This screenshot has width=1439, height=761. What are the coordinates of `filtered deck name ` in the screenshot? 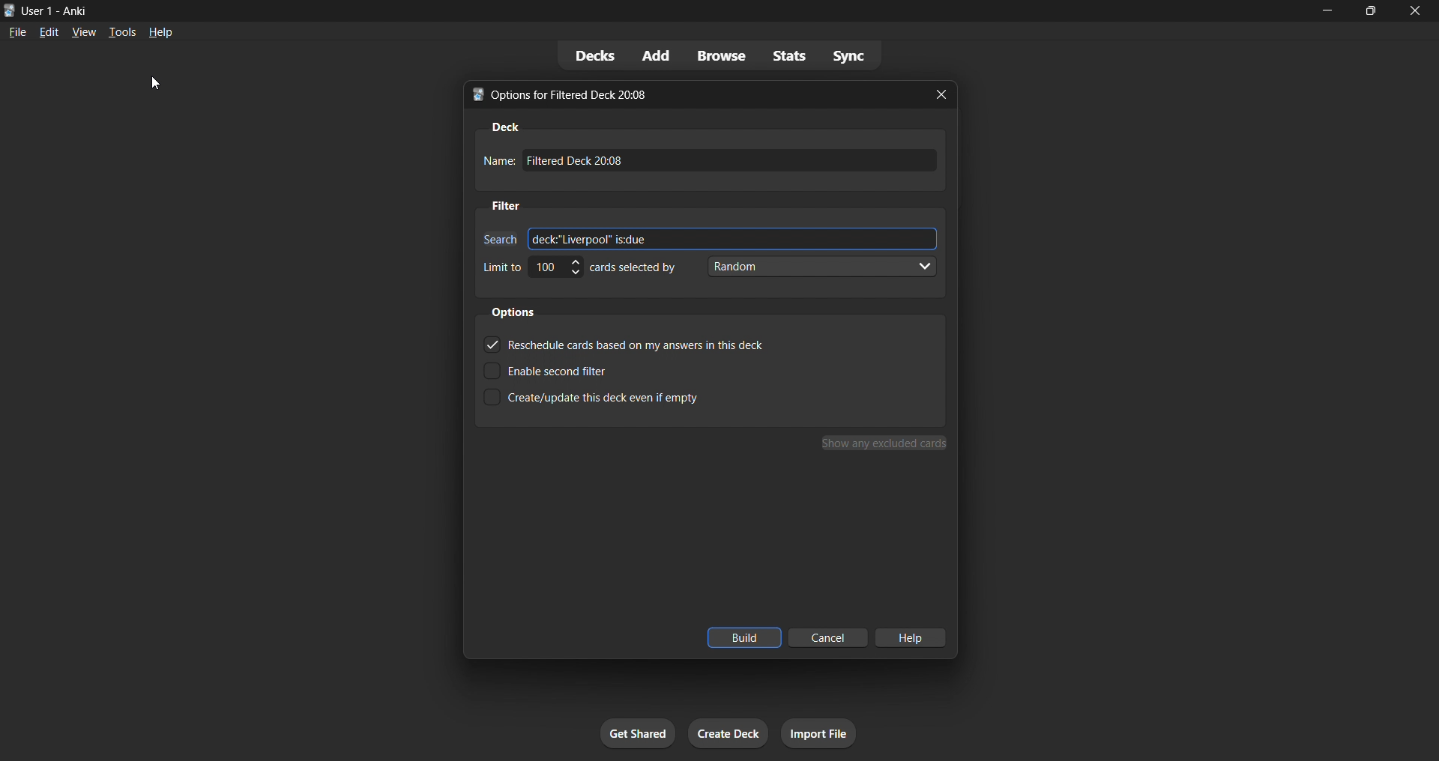 It's located at (733, 160).